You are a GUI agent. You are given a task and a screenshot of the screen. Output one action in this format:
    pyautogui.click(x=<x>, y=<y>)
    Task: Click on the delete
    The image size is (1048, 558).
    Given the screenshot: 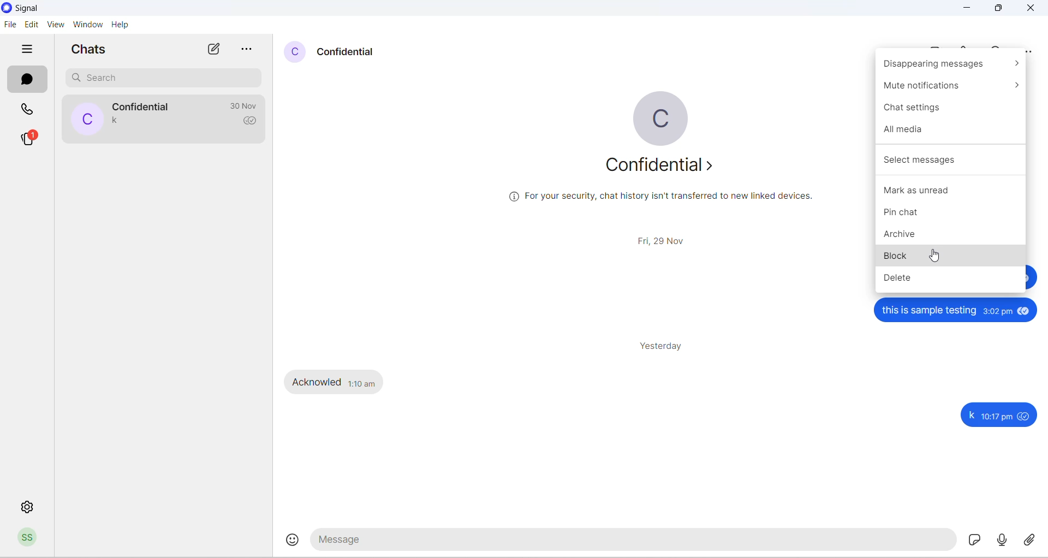 What is the action you would take?
    pyautogui.click(x=949, y=281)
    